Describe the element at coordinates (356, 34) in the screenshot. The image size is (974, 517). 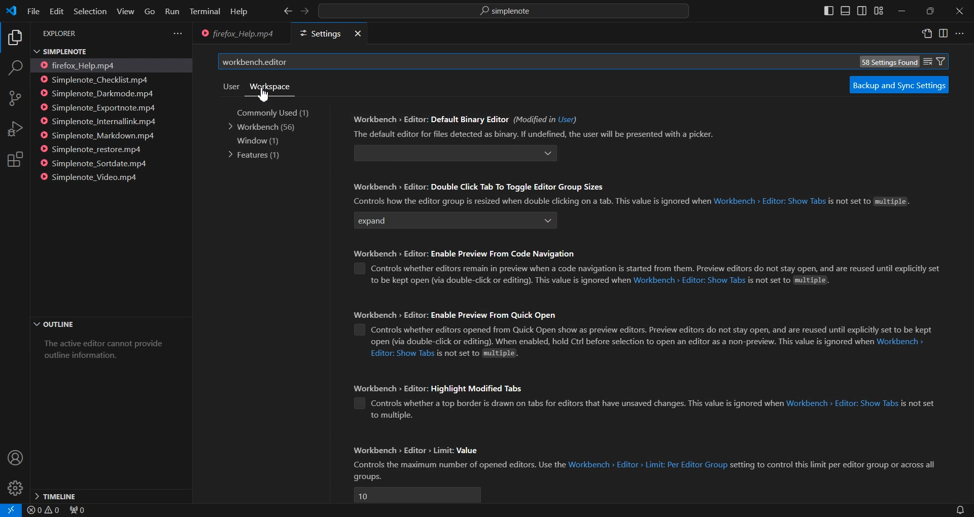
I see `Close` at that location.